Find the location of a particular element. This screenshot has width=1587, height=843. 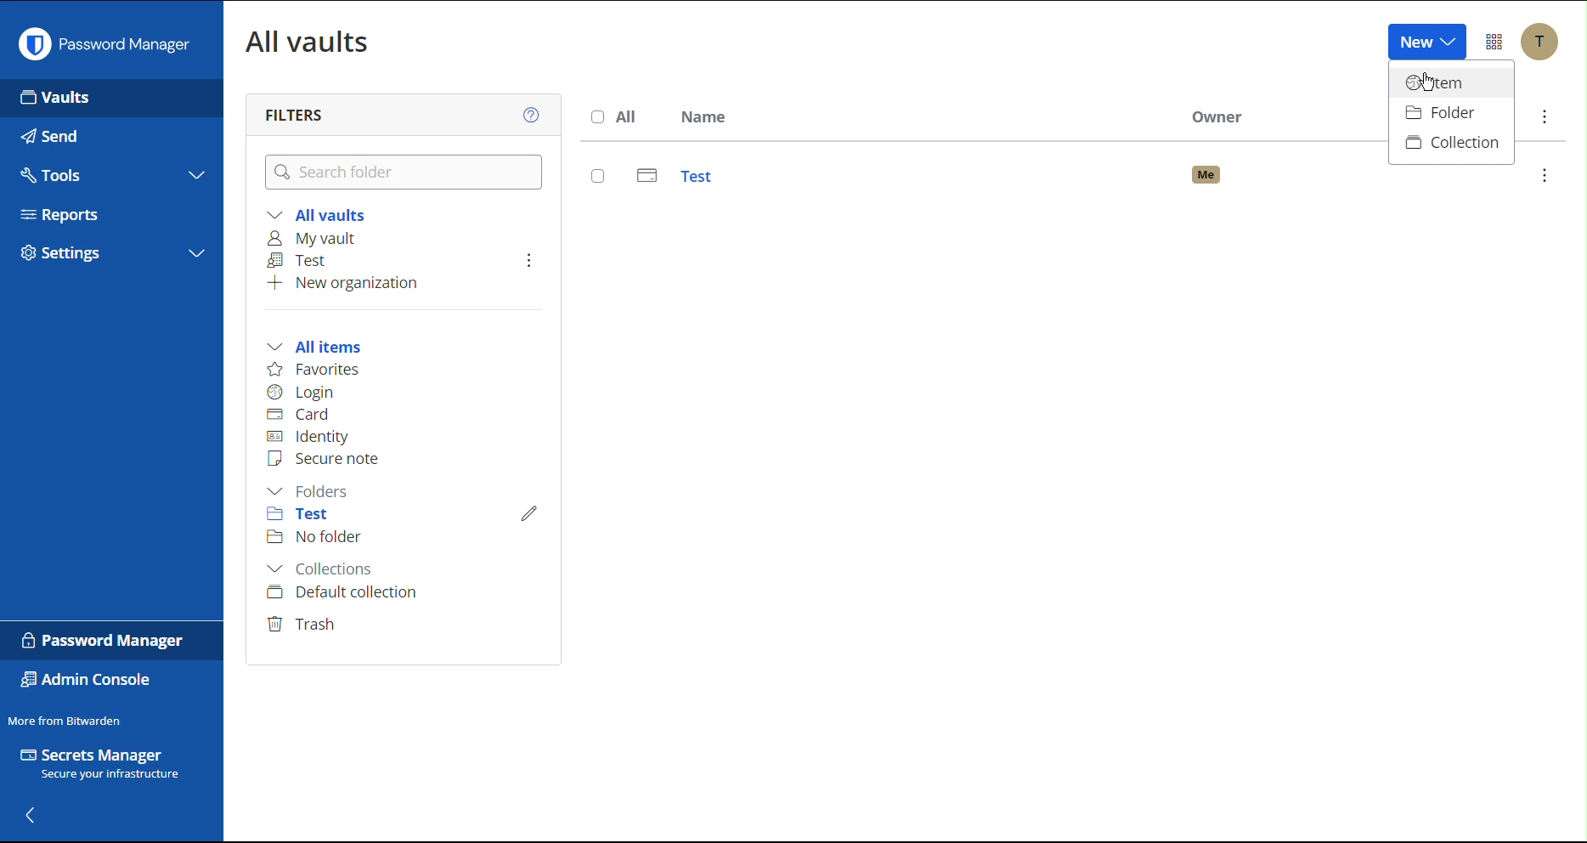

Item is located at coordinates (1449, 86).